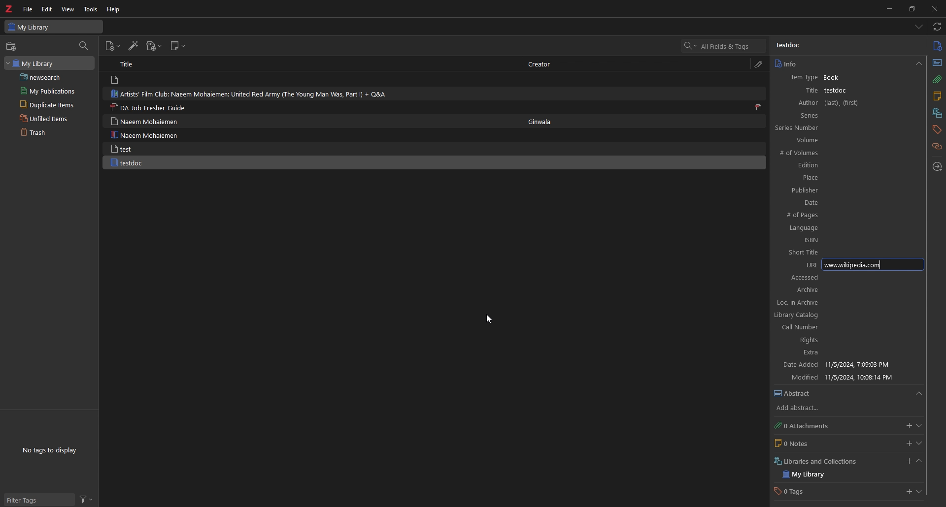  What do you see at coordinates (908, 443) in the screenshot?
I see `add notes` at bounding box center [908, 443].